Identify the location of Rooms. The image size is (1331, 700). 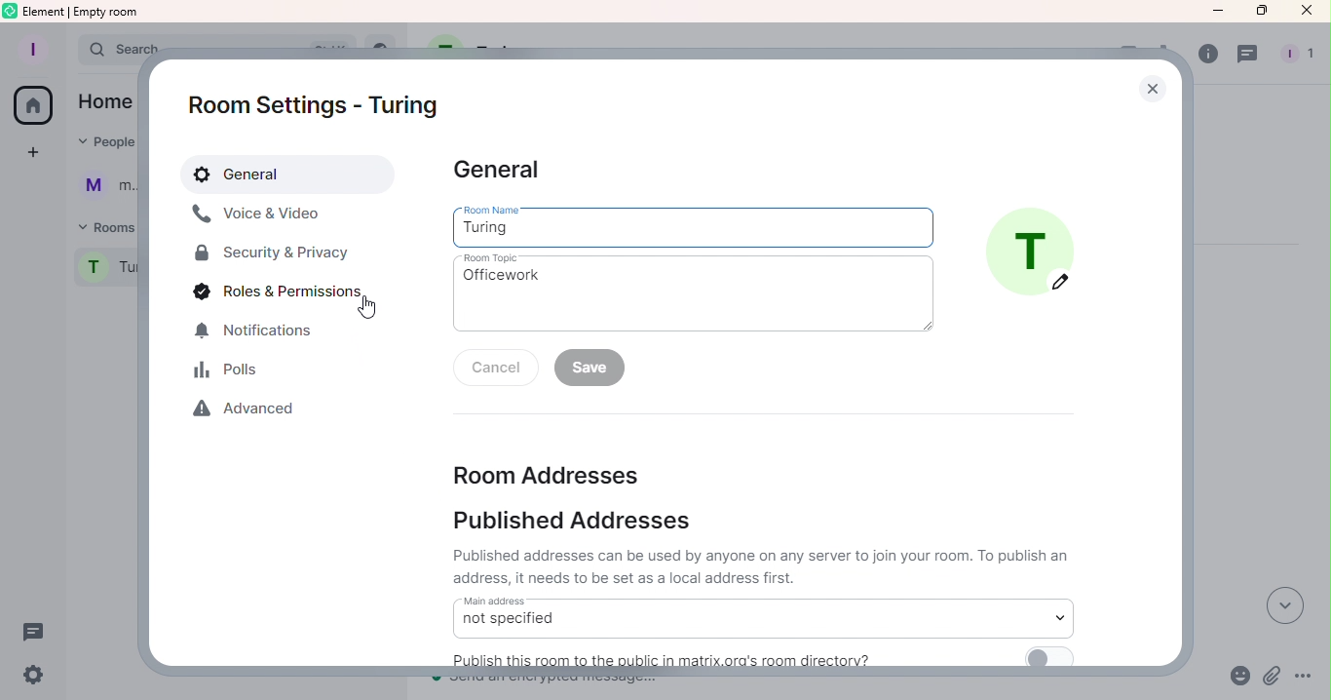
(104, 224).